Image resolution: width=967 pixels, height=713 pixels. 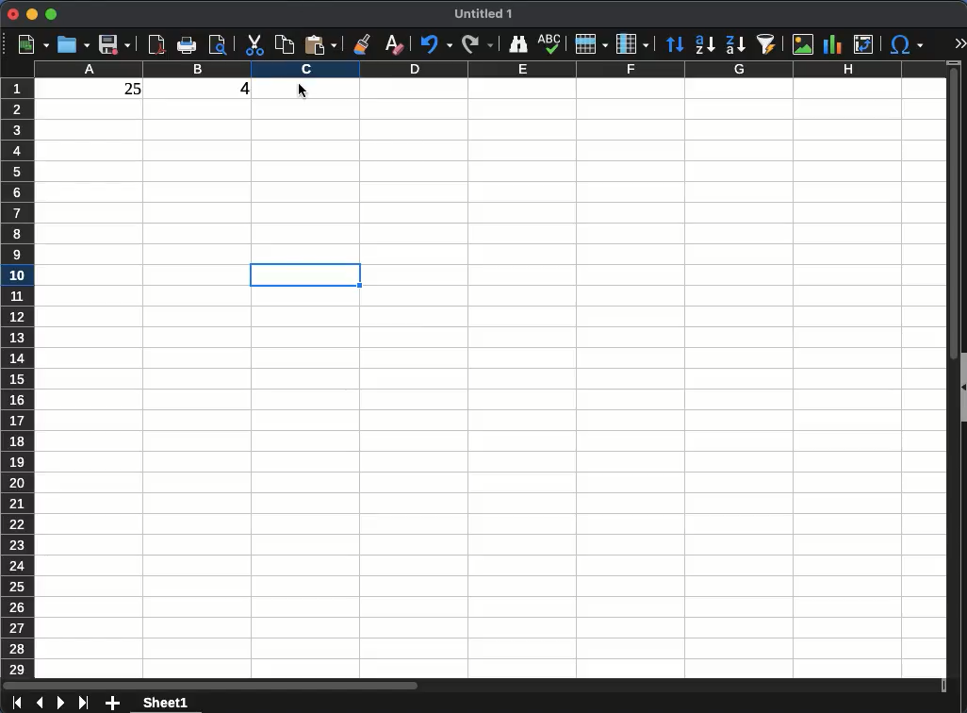 I want to click on close, so click(x=14, y=13).